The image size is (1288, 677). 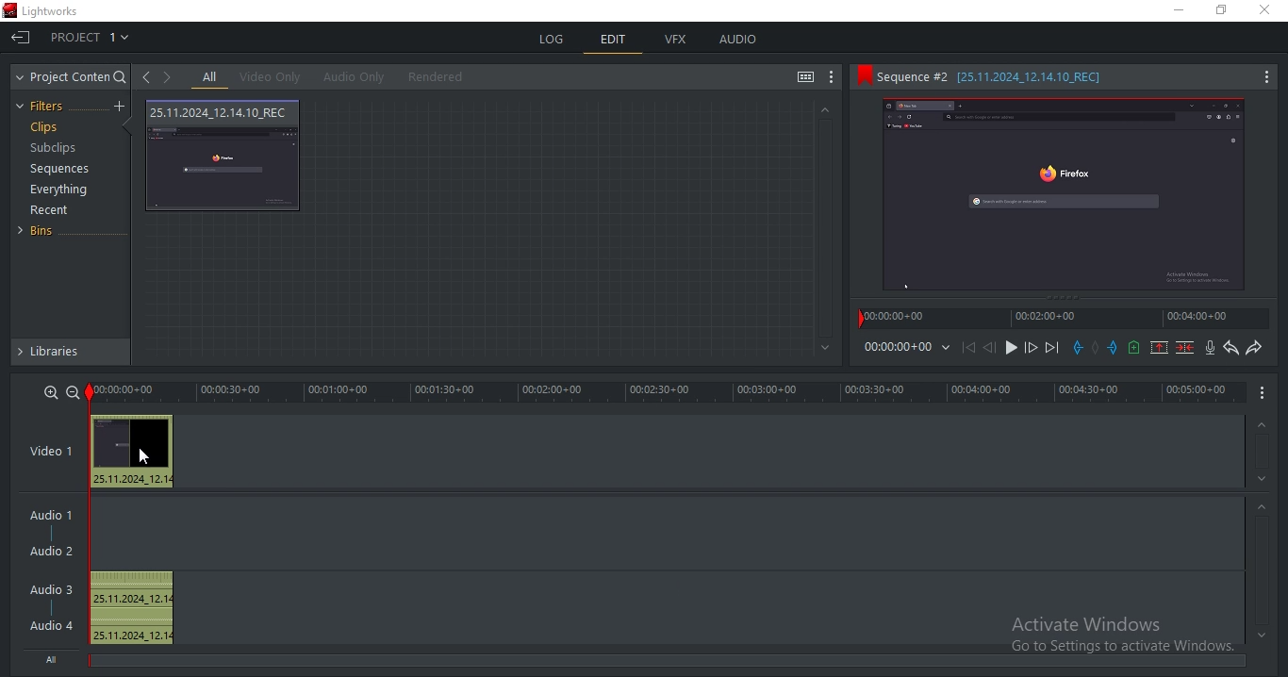 I want to click on audio, so click(x=738, y=40).